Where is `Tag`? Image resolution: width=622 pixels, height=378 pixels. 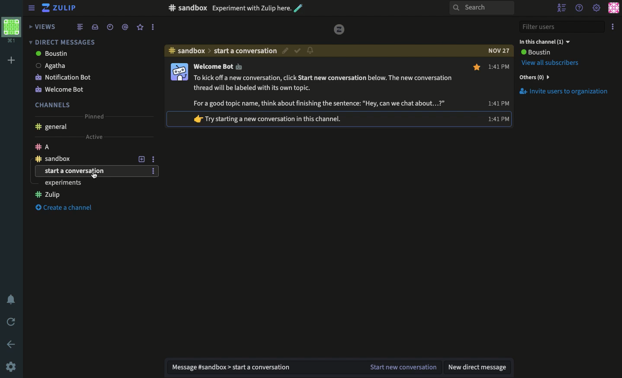
Tag is located at coordinates (125, 26).